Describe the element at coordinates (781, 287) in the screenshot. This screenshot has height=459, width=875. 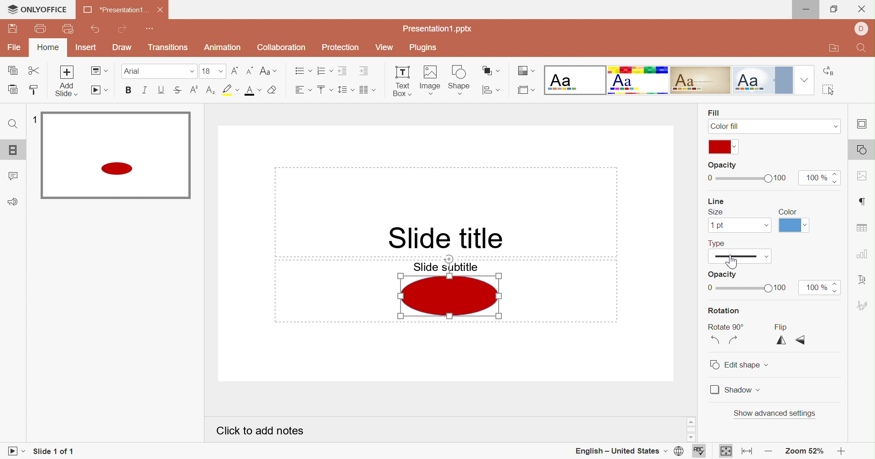
I see `100` at that location.